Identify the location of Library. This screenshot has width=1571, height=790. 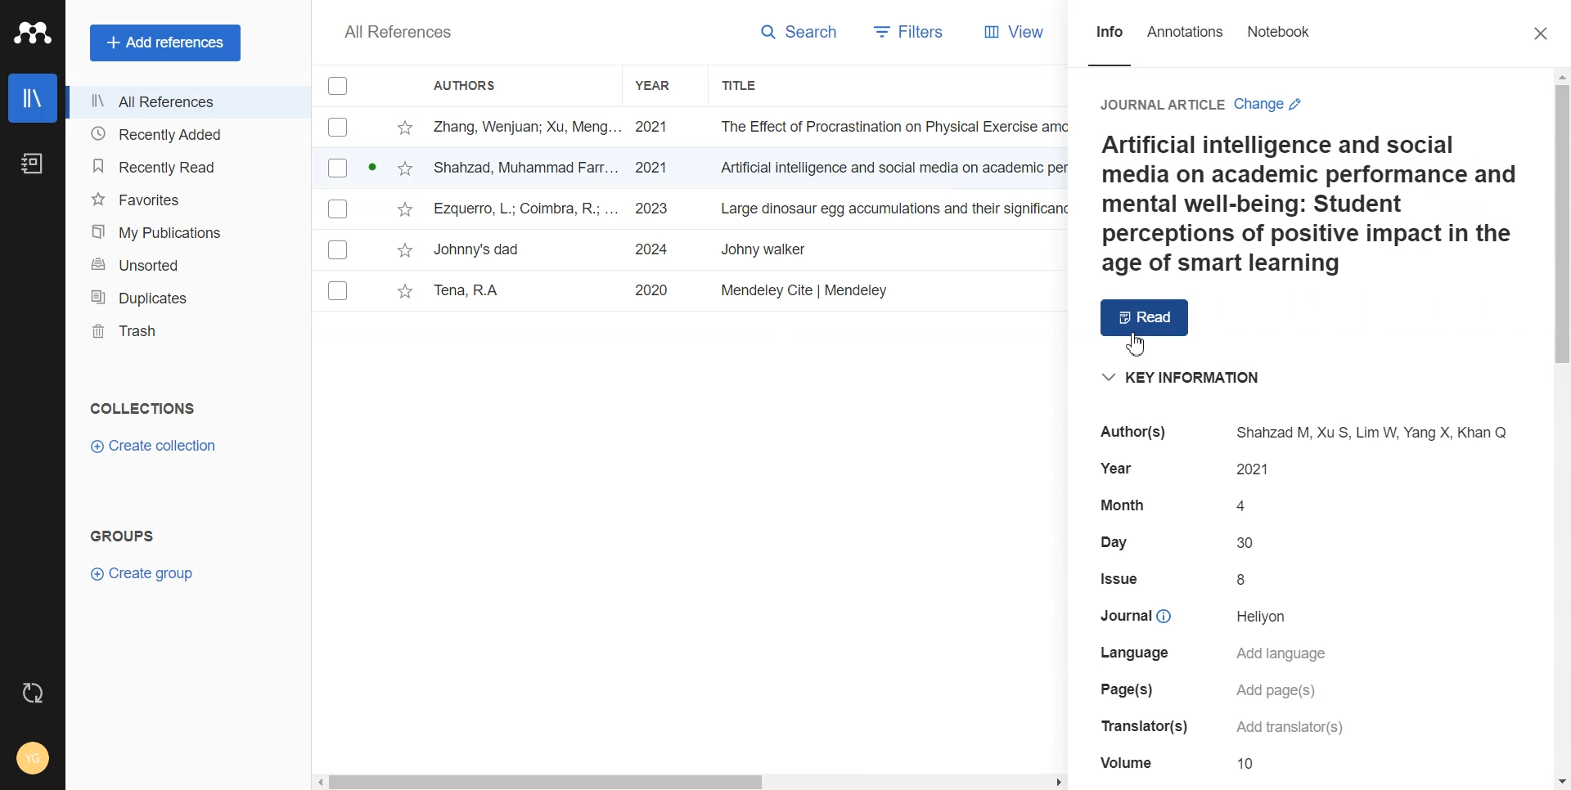
(34, 98).